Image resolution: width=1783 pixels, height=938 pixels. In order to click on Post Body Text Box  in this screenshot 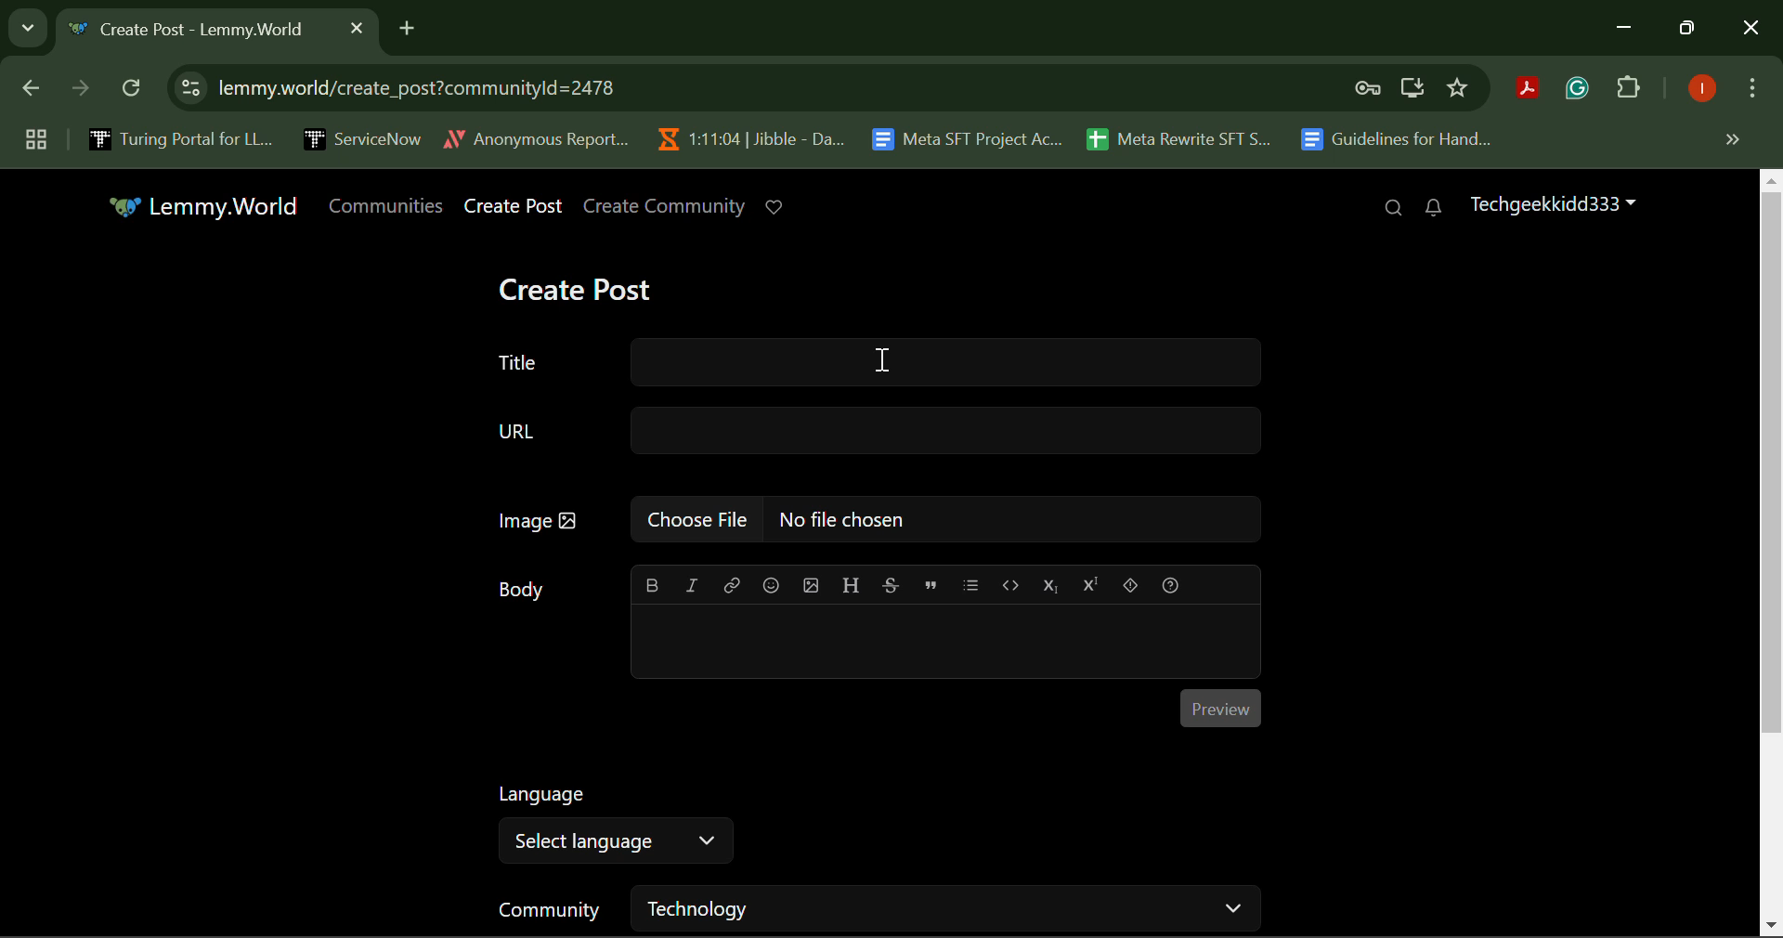, I will do `click(943, 644)`.